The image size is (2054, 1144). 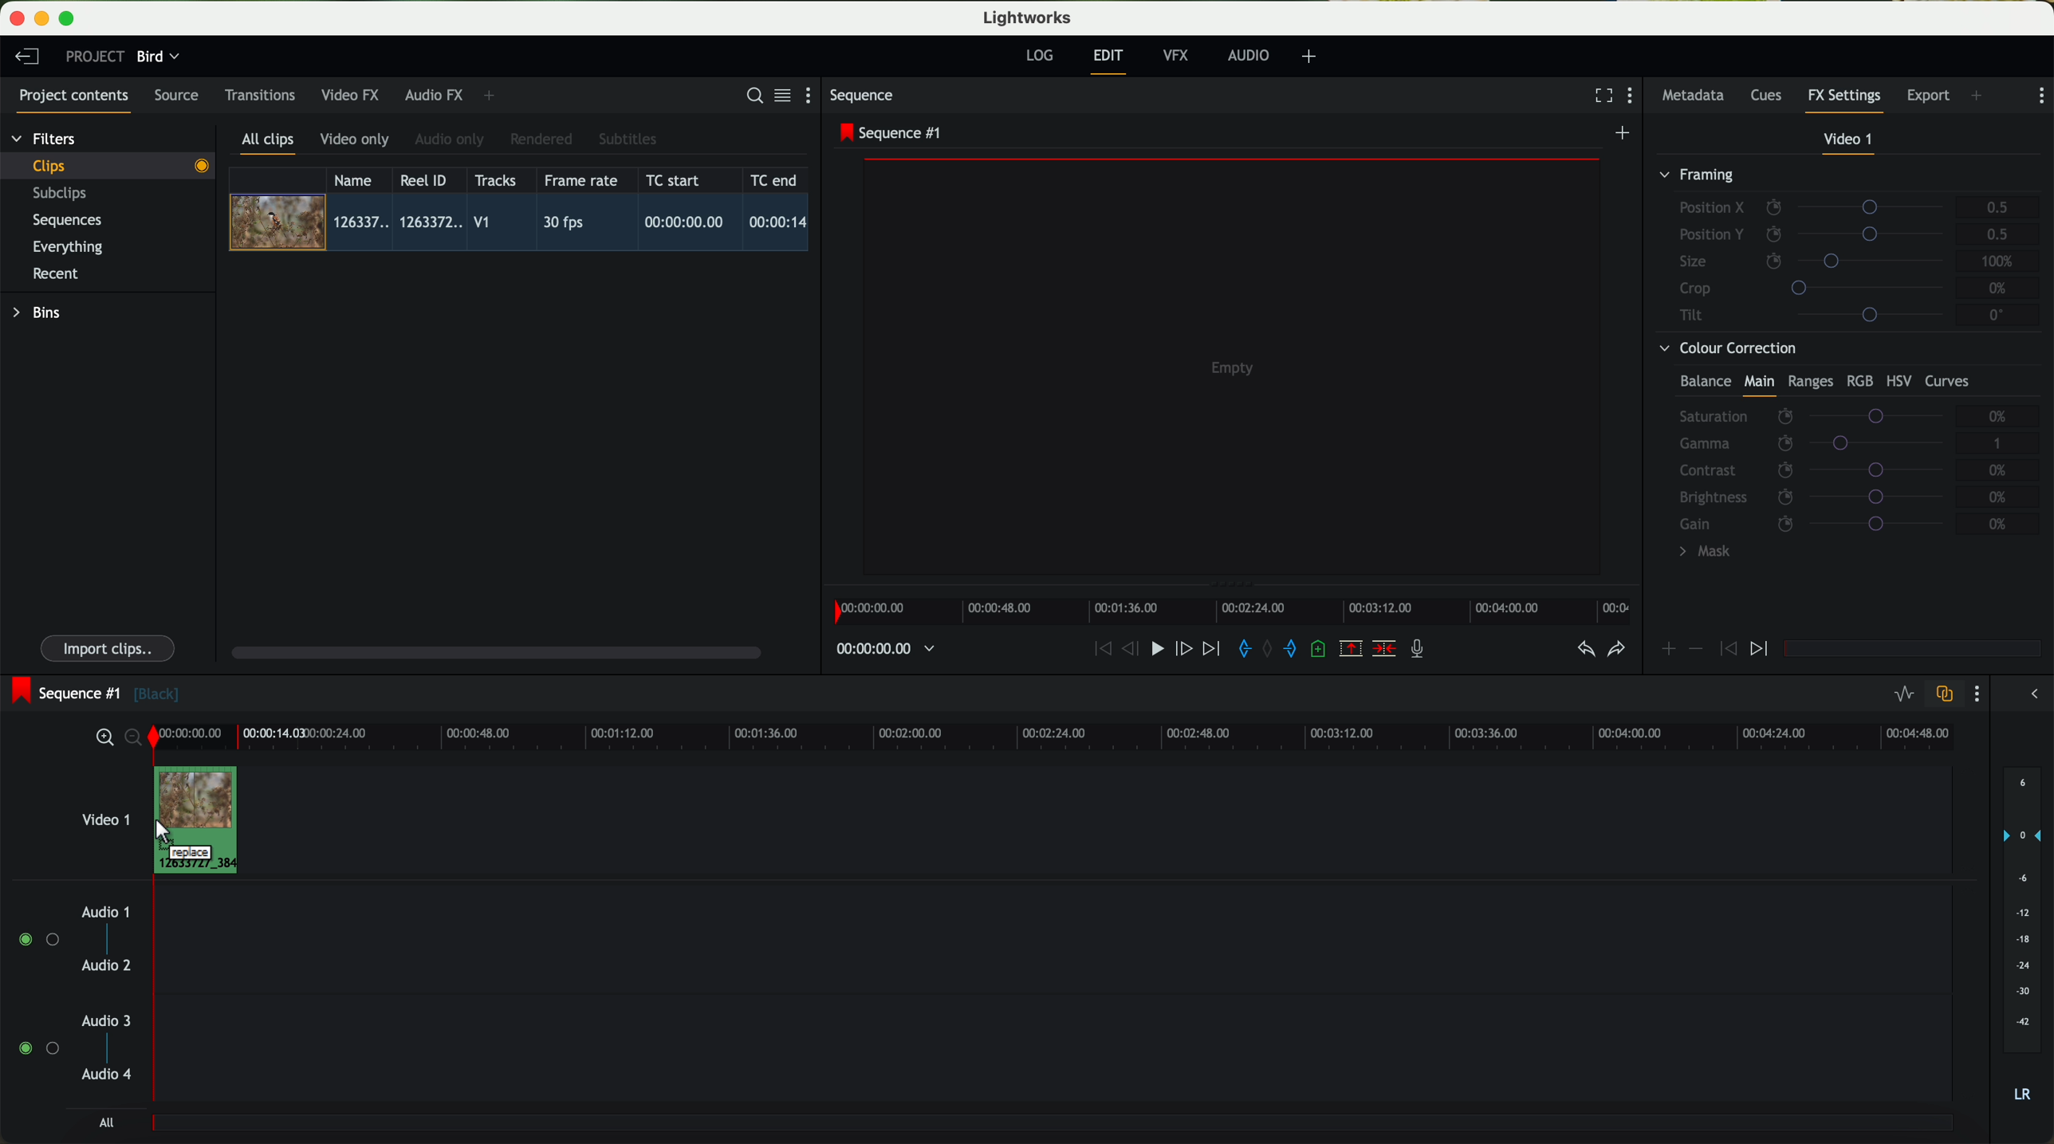 What do you see at coordinates (1975, 694) in the screenshot?
I see `show settings menu` at bounding box center [1975, 694].